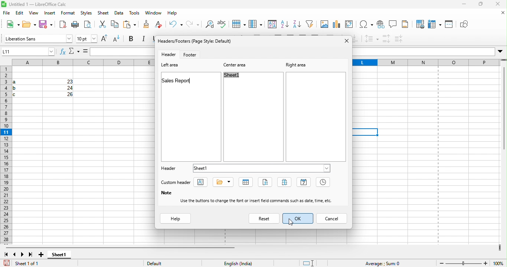 Image resolution: width=507 pixels, height=267 pixels. Describe the element at coordinates (118, 39) in the screenshot. I see `decrease font size` at that location.